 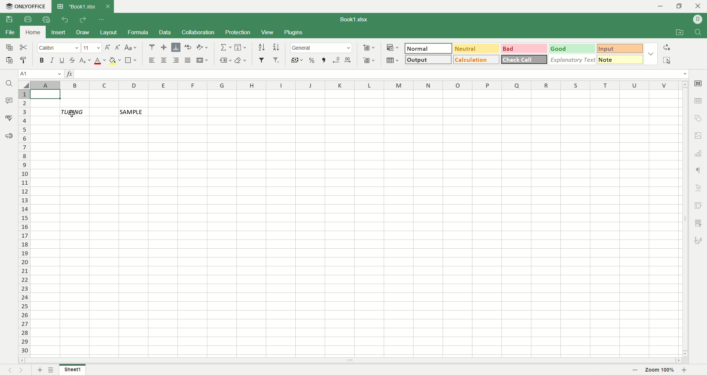 I want to click on view, so click(x=267, y=32).